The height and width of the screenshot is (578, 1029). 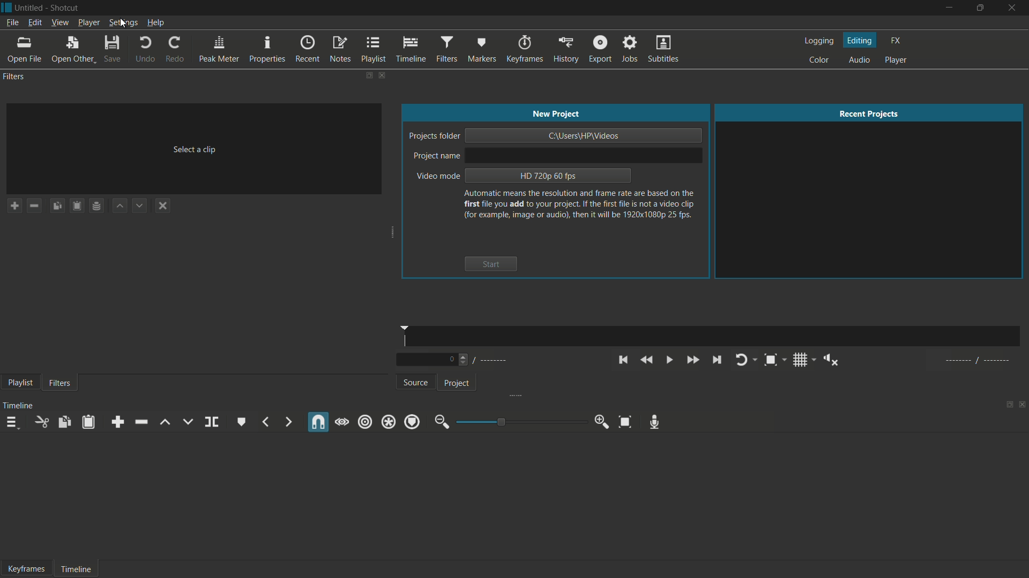 What do you see at coordinates (59, 23) in the screenshot?
I see `view menu` at bounding box center [59, 23].